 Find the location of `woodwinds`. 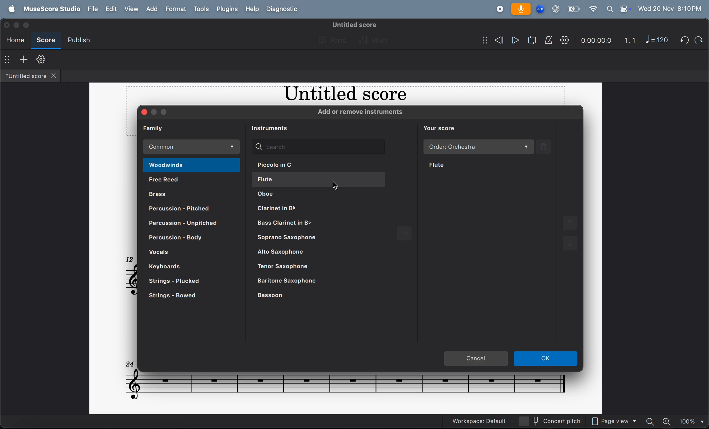

woodwinds is located at coordinates (193, 165).